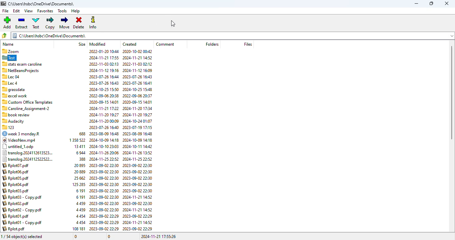 The image size is (455, 240). I want to click on 2024-11-26 20:06, so click(105, 153).